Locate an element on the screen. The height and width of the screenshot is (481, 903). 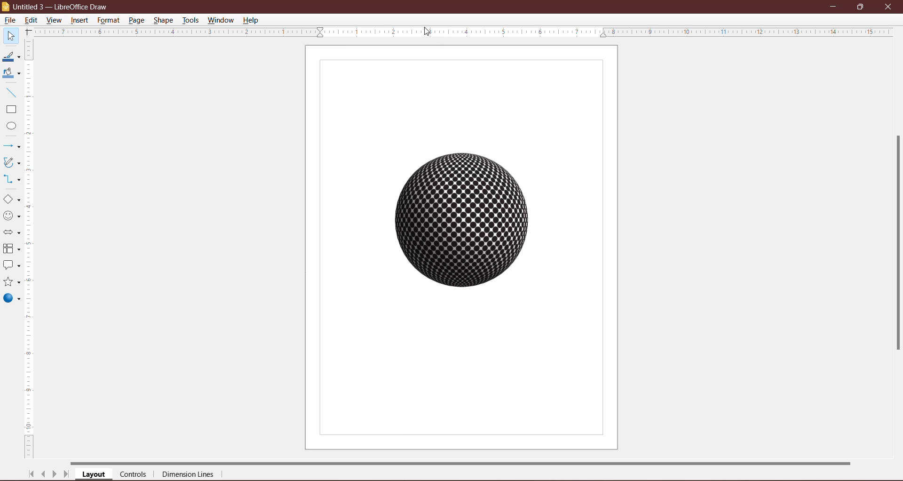
Shape is located at coordinates (164, 19).